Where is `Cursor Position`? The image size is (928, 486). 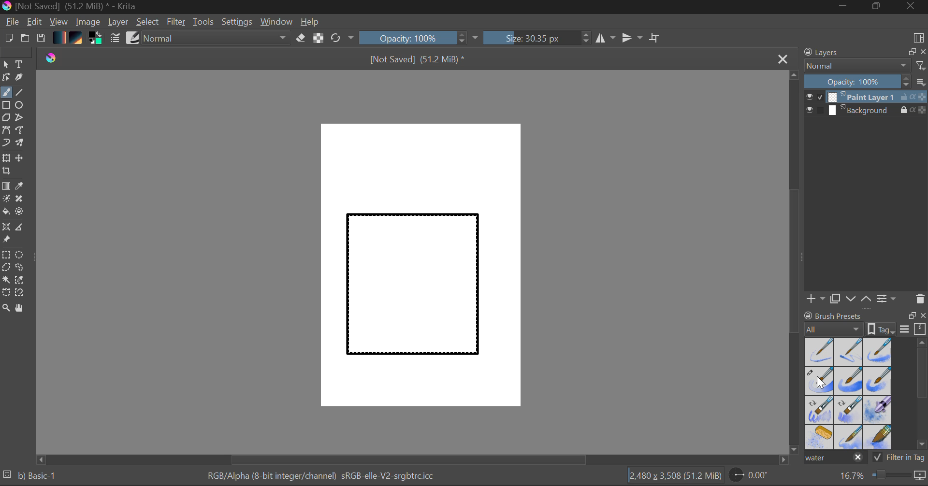 Cursor Position is located at coordinates (821, 382).